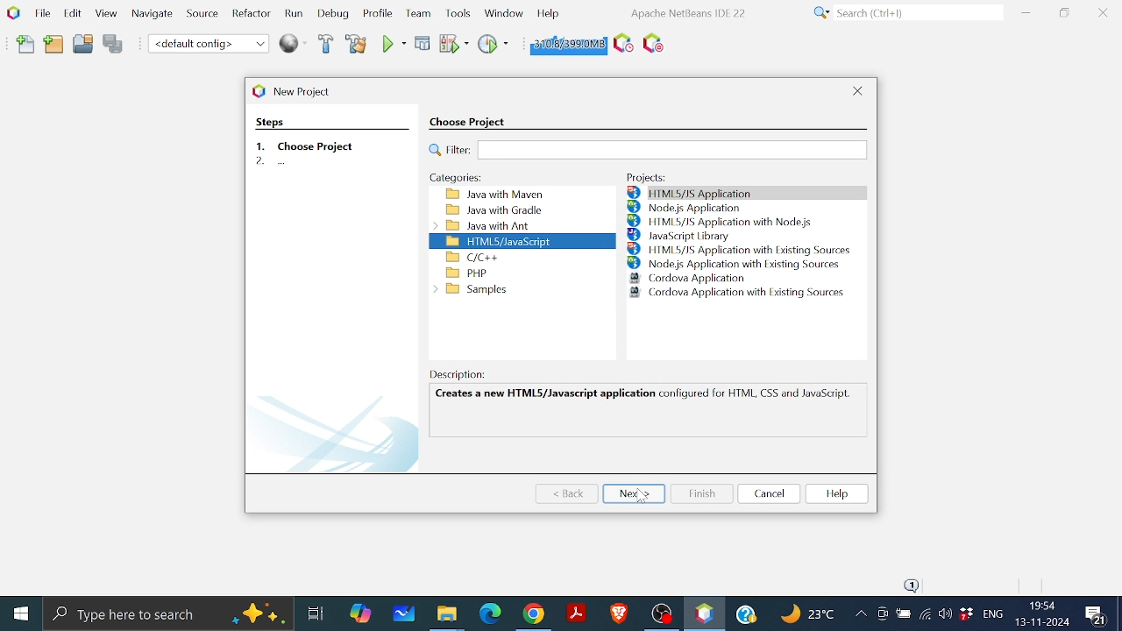 Image resolution: width=1122 pixels, height=631 pixels. I want to click on Meet now, so click(882, 616).